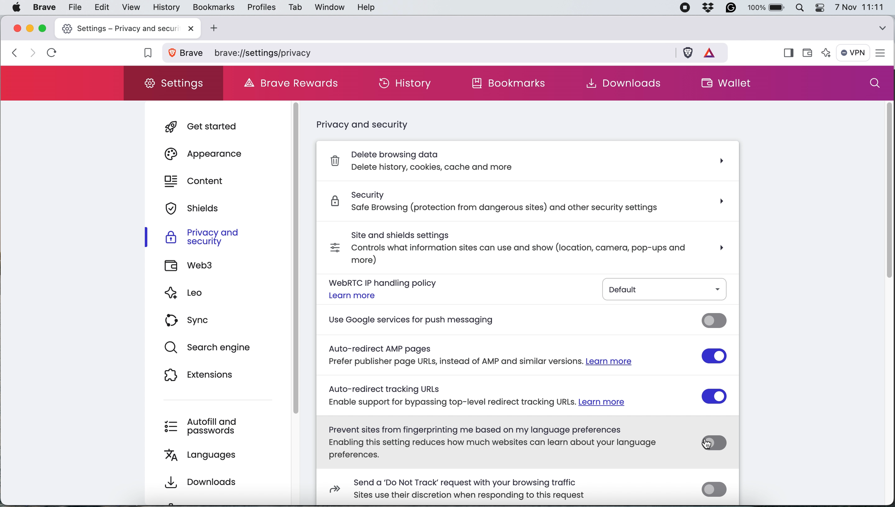  I want to click on appearance, so click(211, 153).